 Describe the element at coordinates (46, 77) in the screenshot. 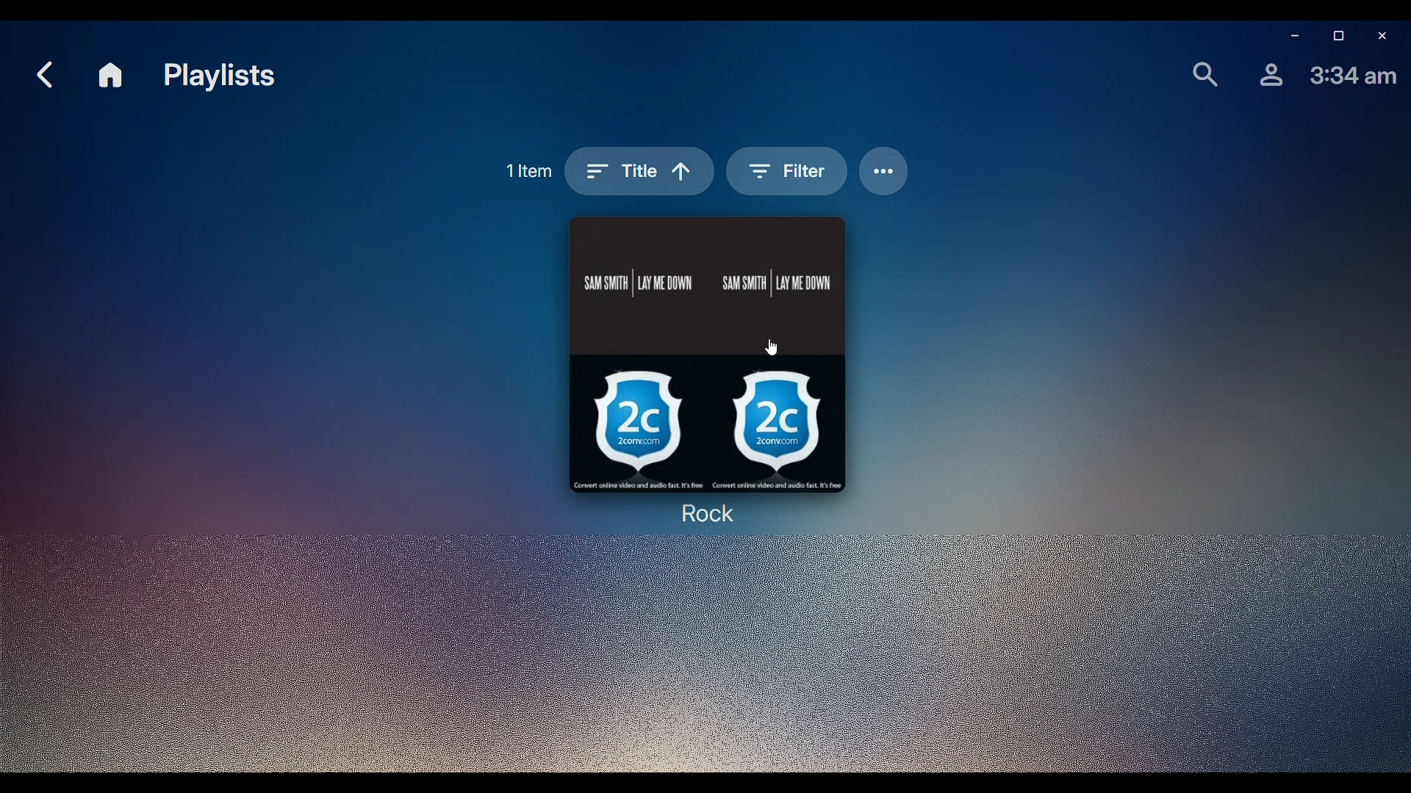

I see `Back` at that location.